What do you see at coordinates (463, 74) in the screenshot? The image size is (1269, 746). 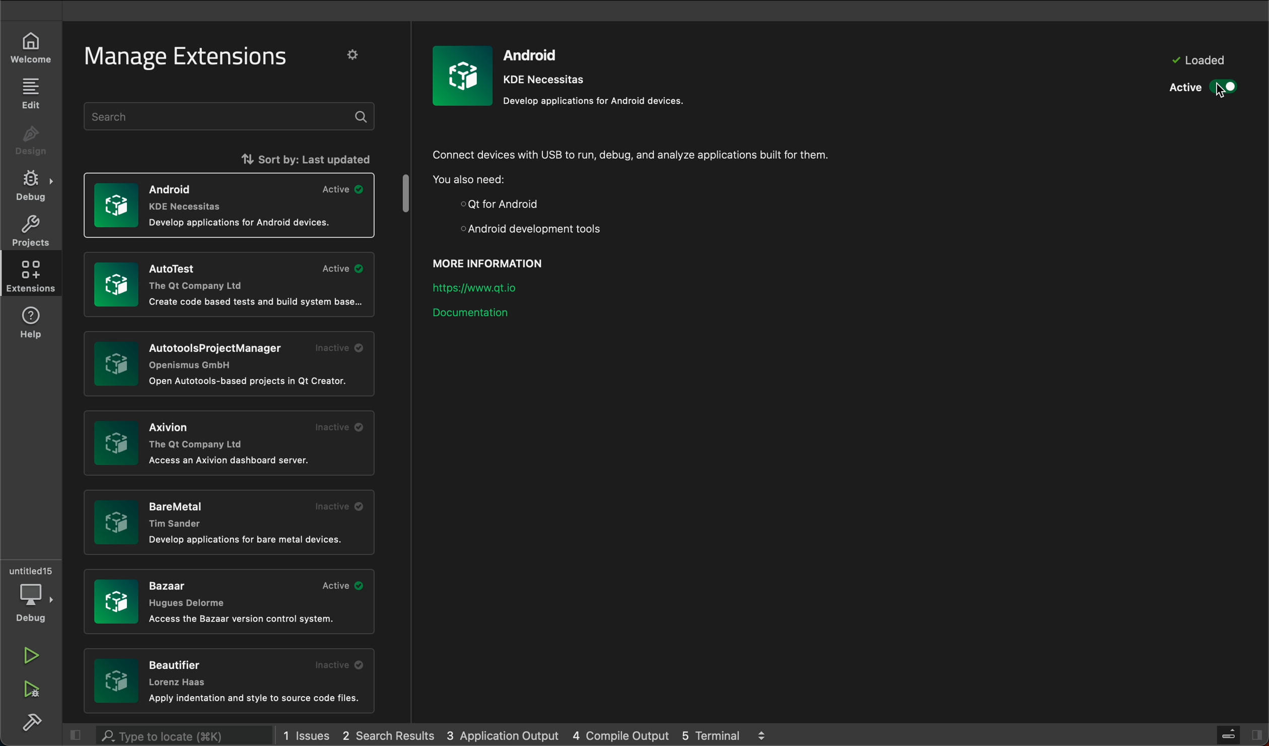 I see `logo` at bounding box center [463, 74].